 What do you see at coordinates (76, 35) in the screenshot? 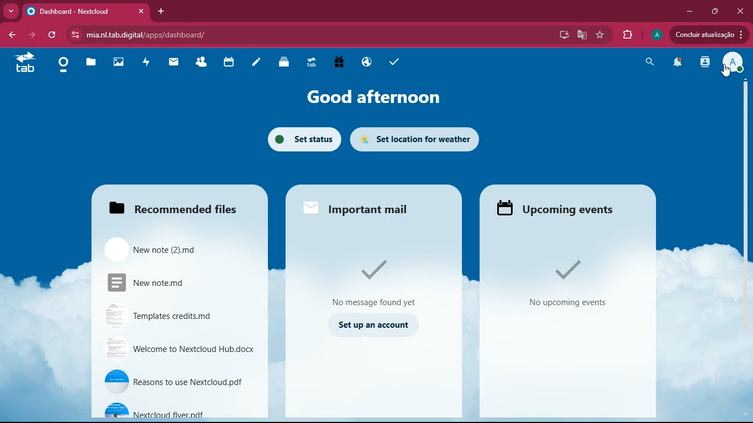
I see `View site information` at bounding box center [76, 35].